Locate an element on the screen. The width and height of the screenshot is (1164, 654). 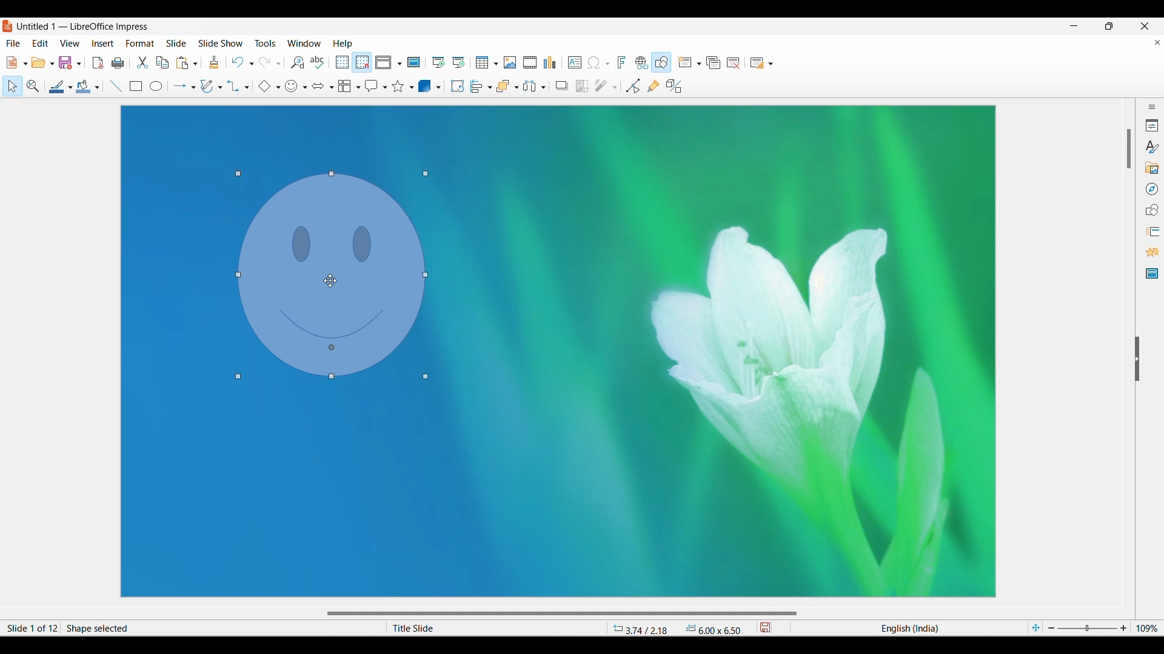
File is located at coordinates (13, 43).